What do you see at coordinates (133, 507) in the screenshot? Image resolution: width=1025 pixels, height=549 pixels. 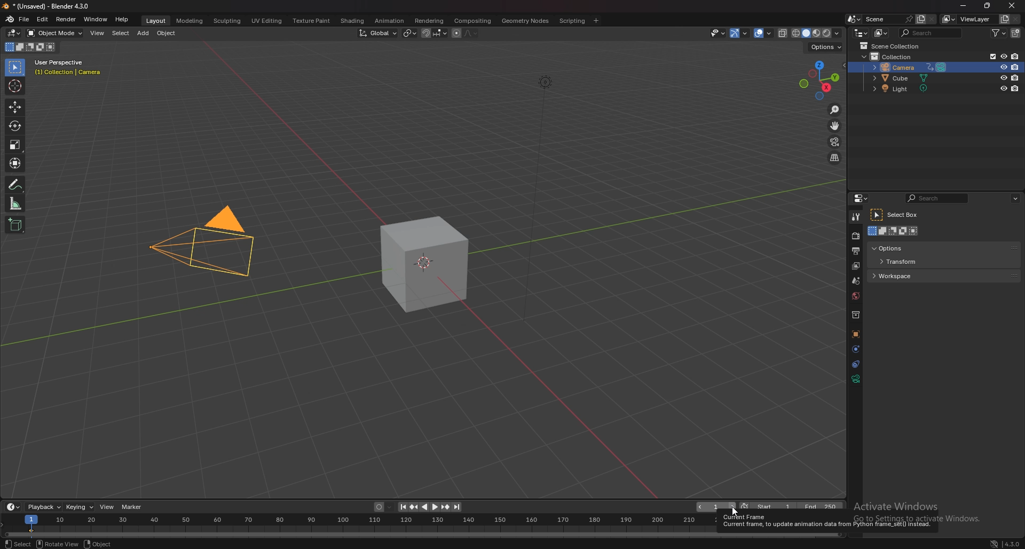 I see `marker` at bounding box center [133, 507].